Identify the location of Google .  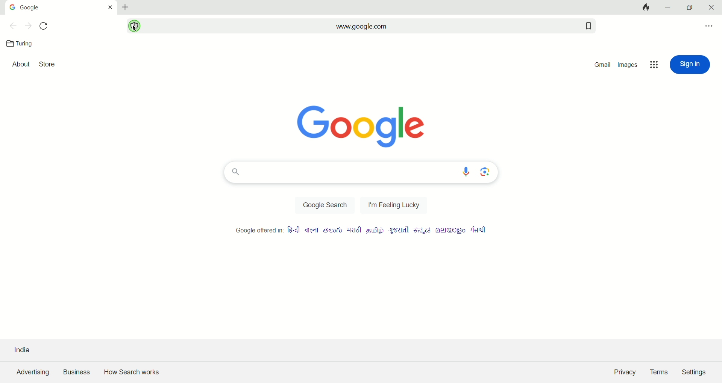
(362, 126).